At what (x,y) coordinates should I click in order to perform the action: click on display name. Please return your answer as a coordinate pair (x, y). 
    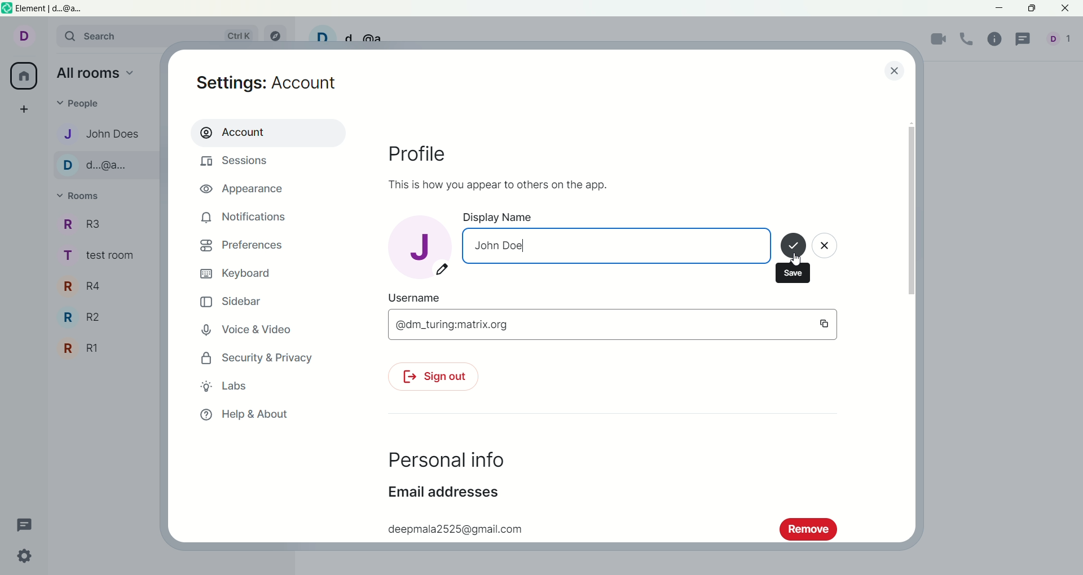
    Looking at the image, I should click on (529, 218).